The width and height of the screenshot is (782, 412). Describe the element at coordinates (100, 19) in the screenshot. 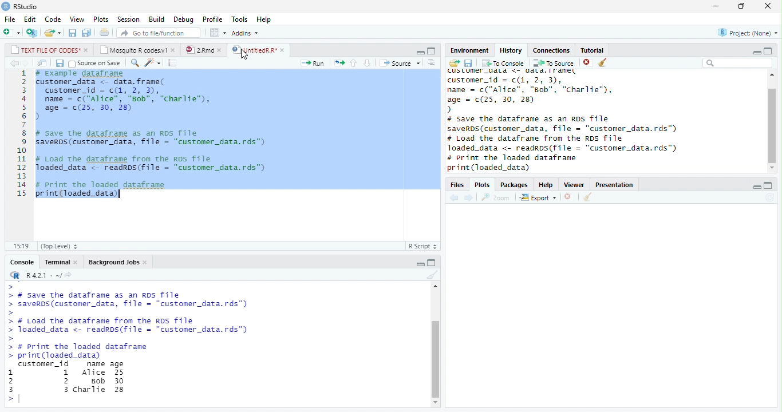

I see `Plots` at that location.